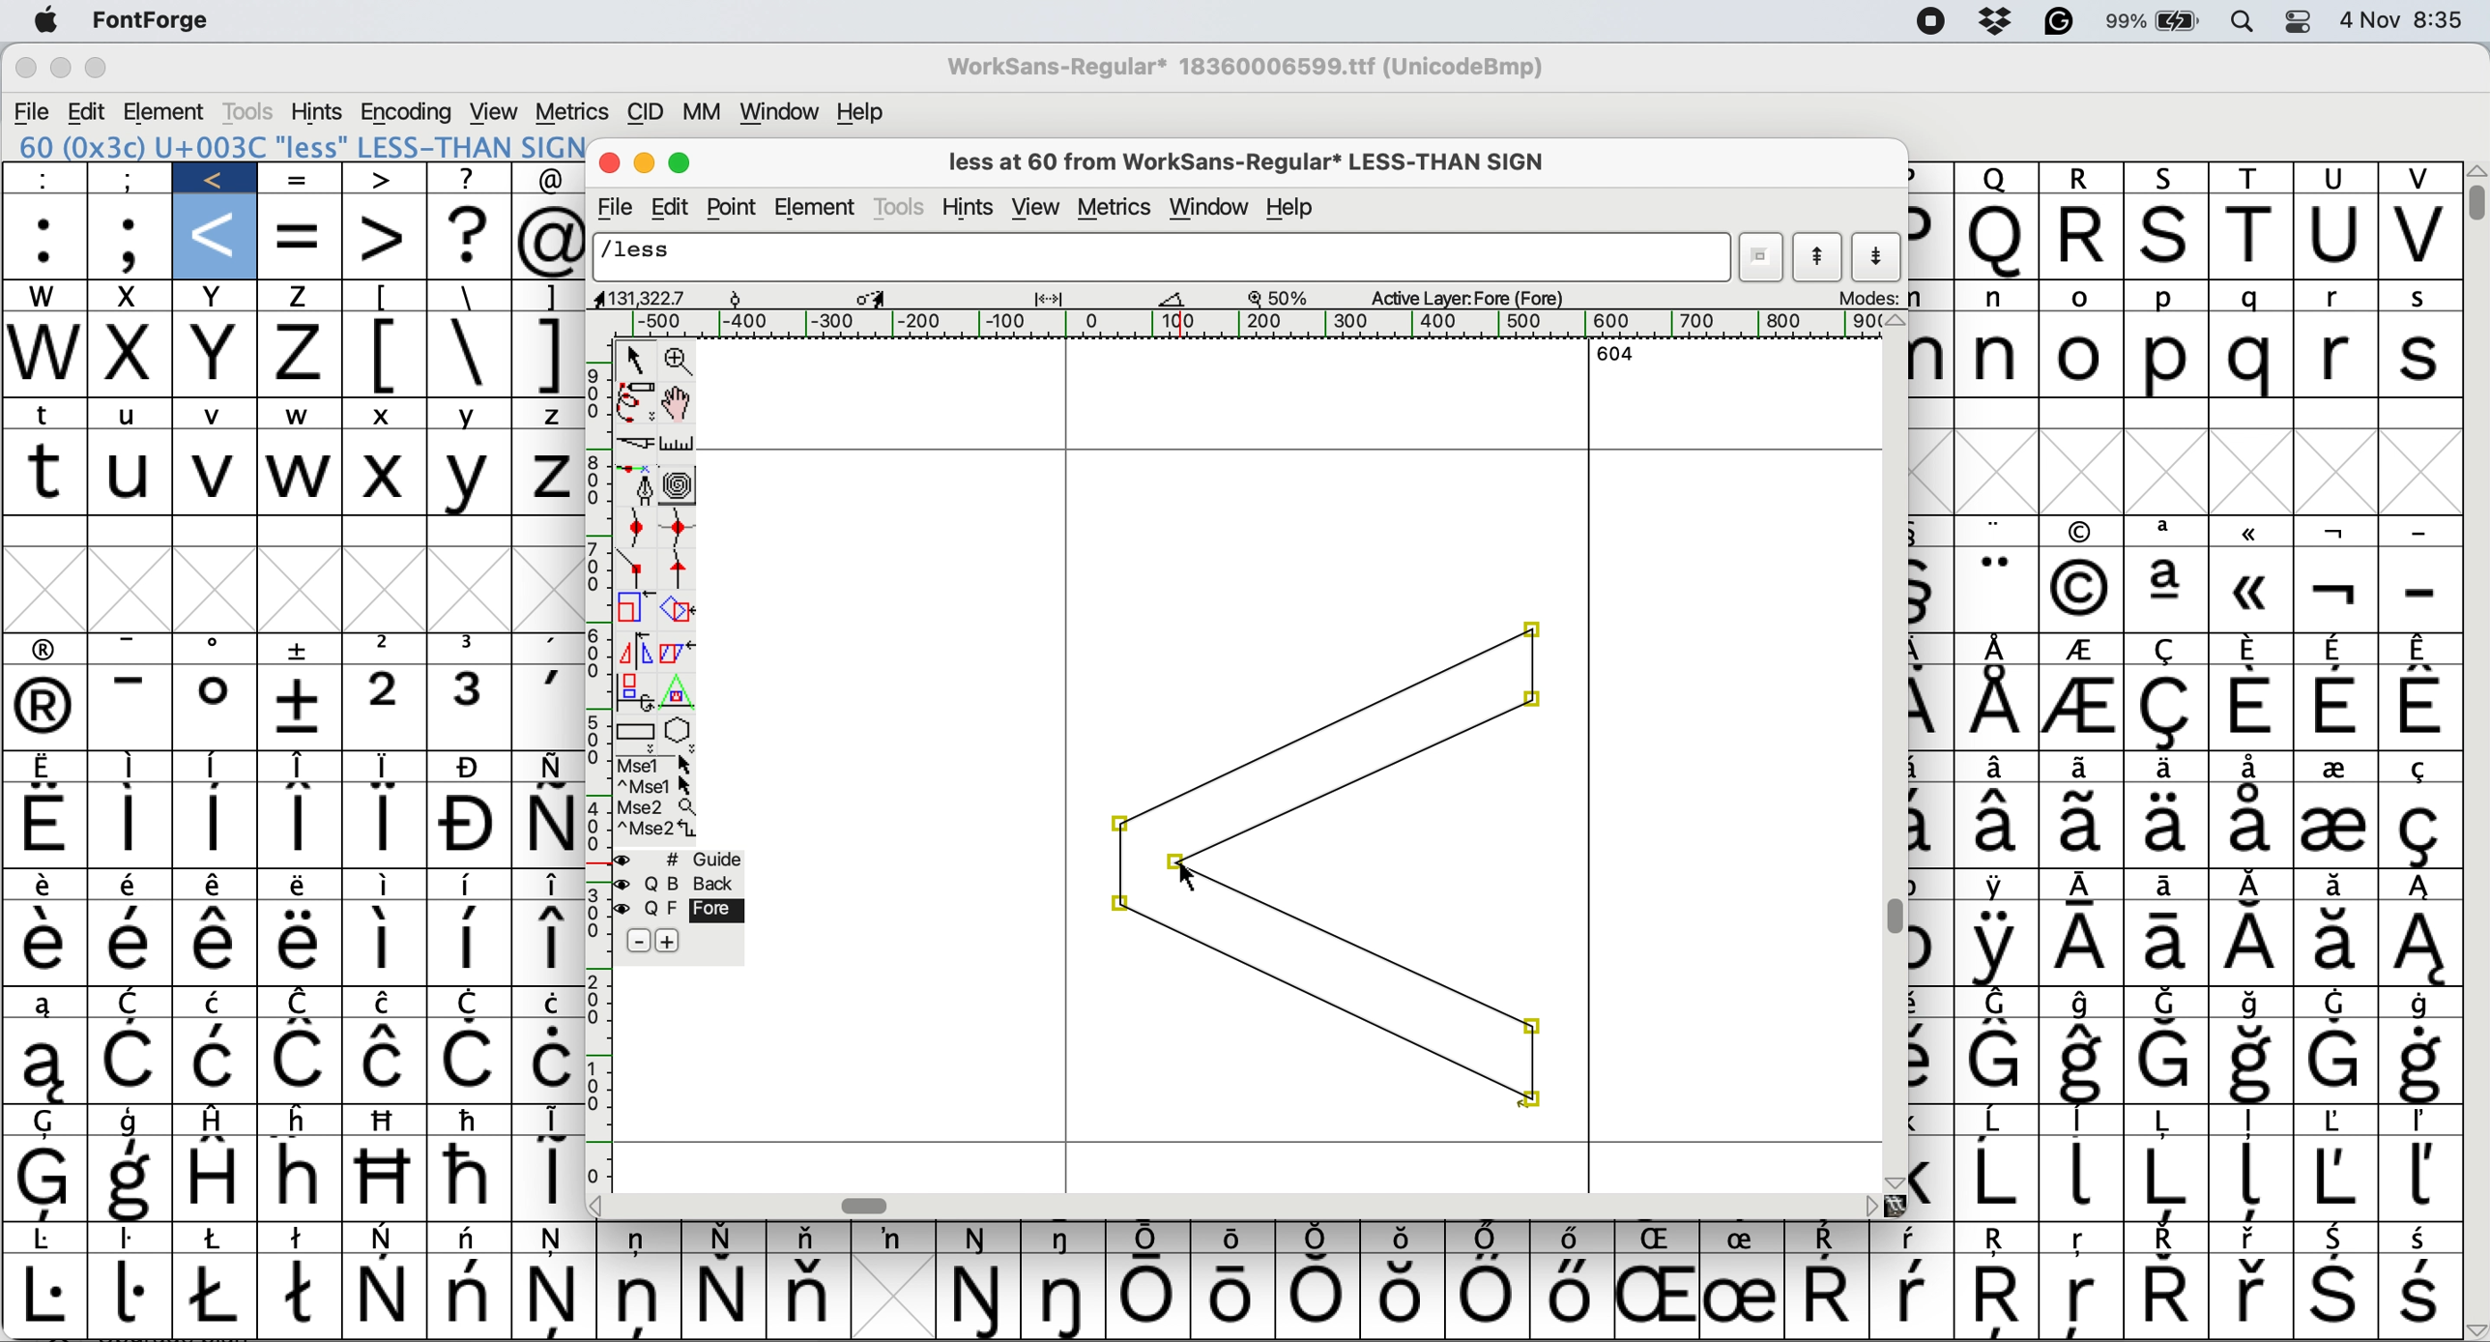  What do you see at coordinates (636, 401) in the screenshot?
I see `draw freehand curve` at bounding box center [636, 401].